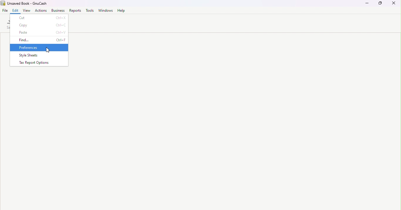 Image resolution: width=401 pixels, height=210 pixels. I want to click on Business, so click(58, 11).